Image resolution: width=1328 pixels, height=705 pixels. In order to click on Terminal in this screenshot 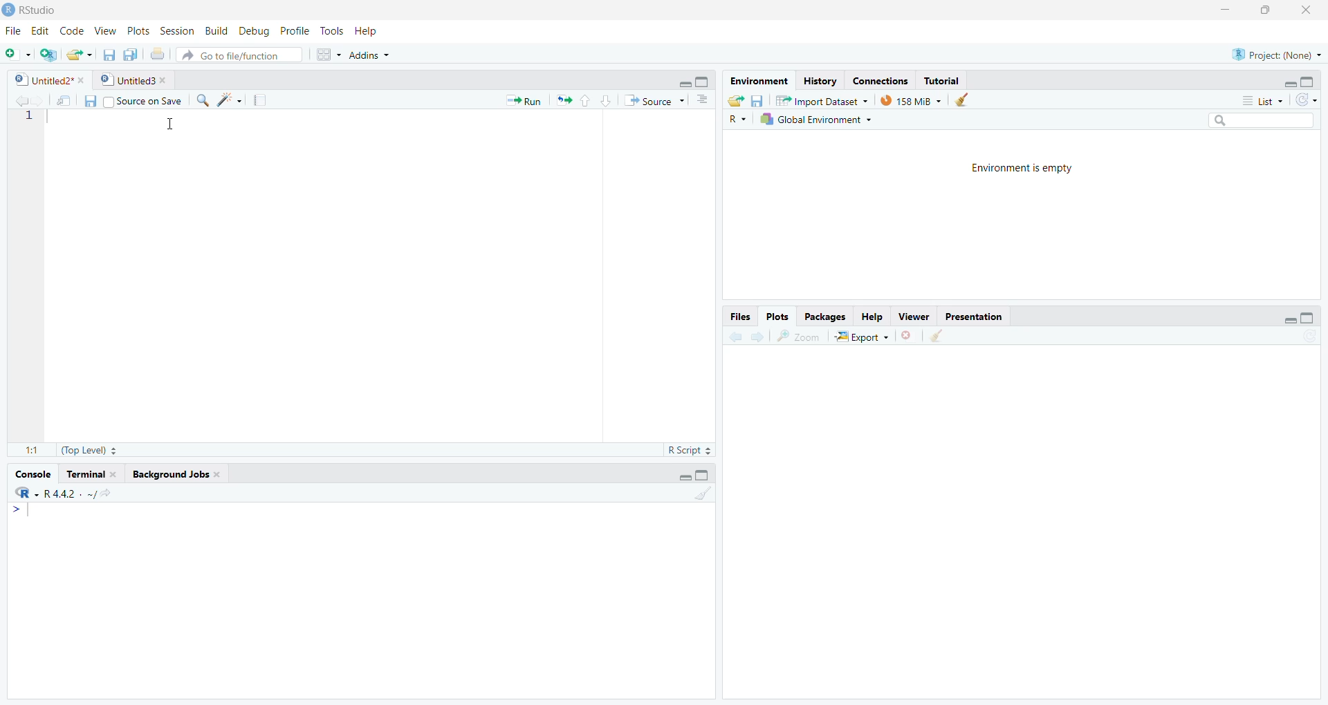, I will do `click(92, 473)`.